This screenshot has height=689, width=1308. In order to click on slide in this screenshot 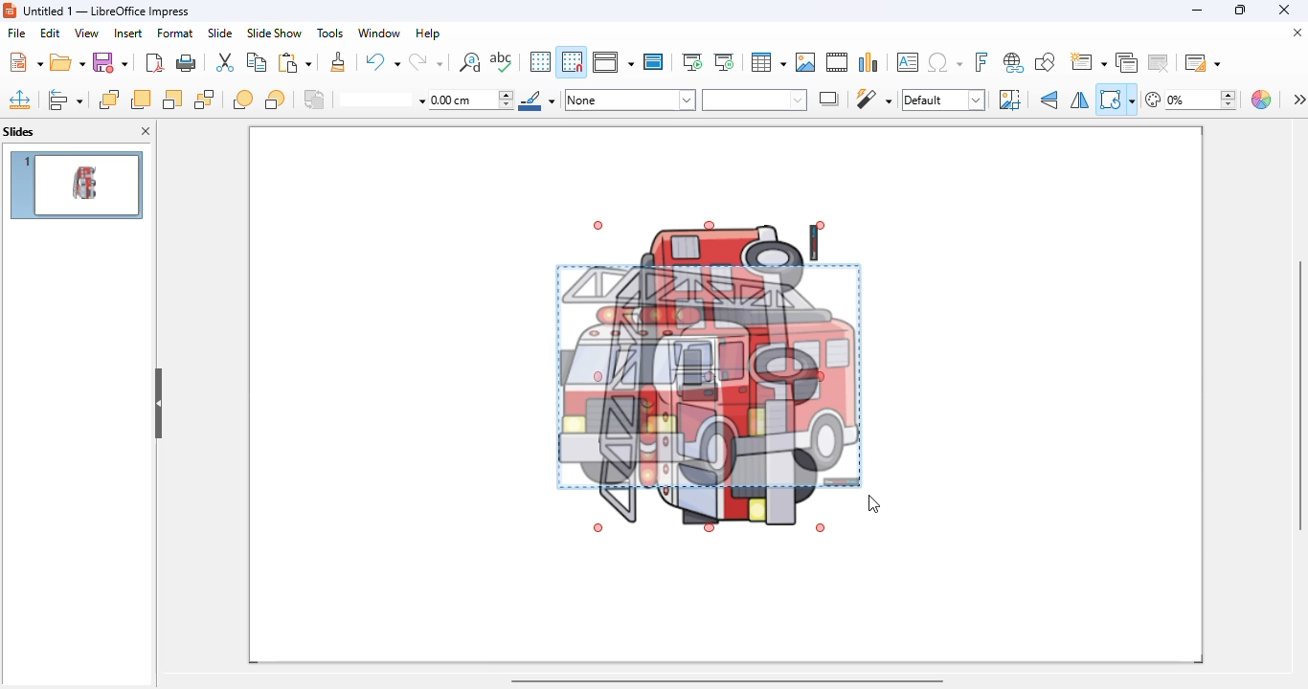, I will do `click(220, 33)`.